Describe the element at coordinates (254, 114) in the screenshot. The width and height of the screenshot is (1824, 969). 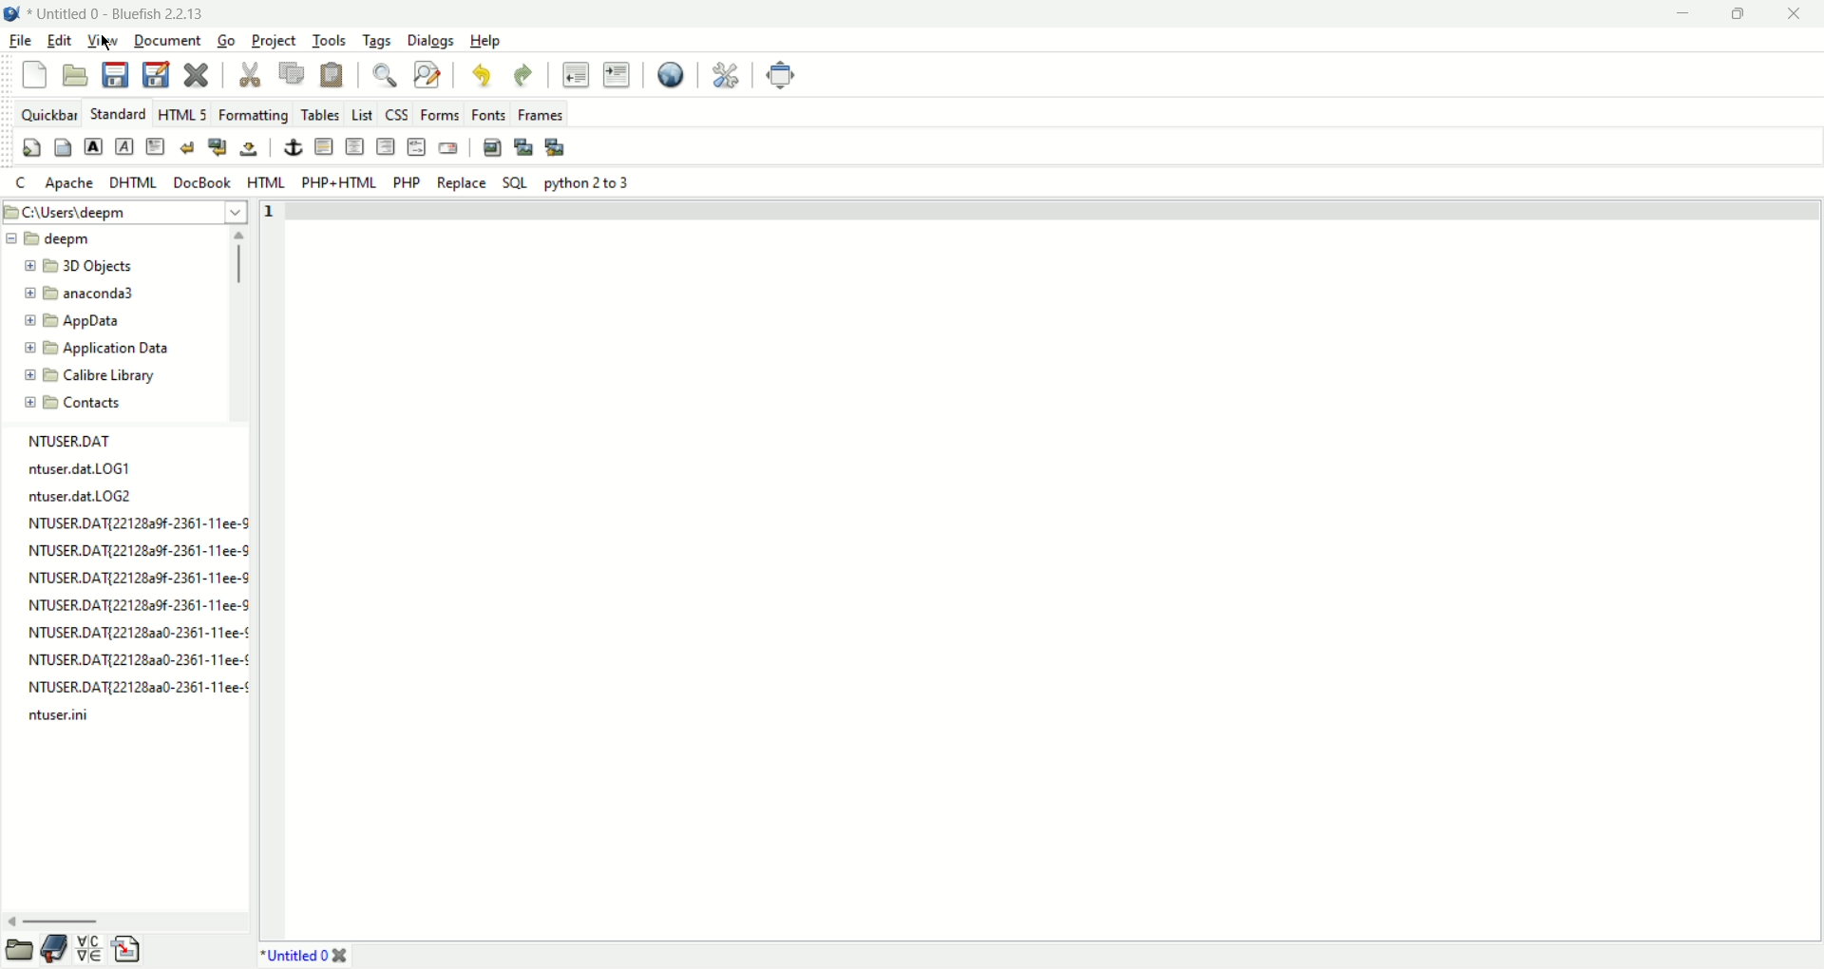
I see `formatting` at that location.